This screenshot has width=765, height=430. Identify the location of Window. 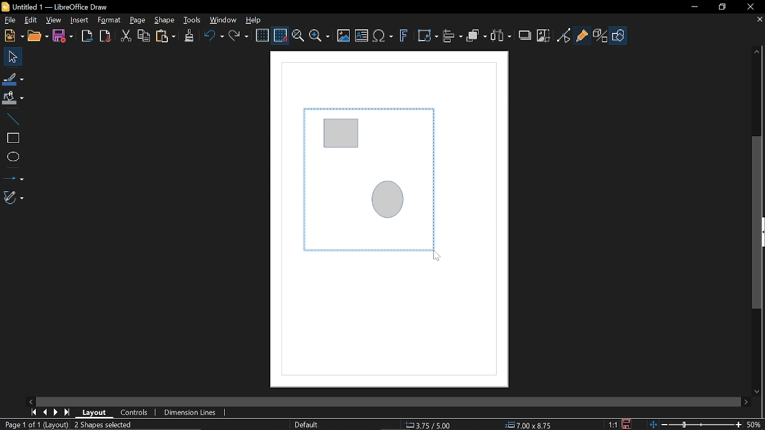
(224, 21).